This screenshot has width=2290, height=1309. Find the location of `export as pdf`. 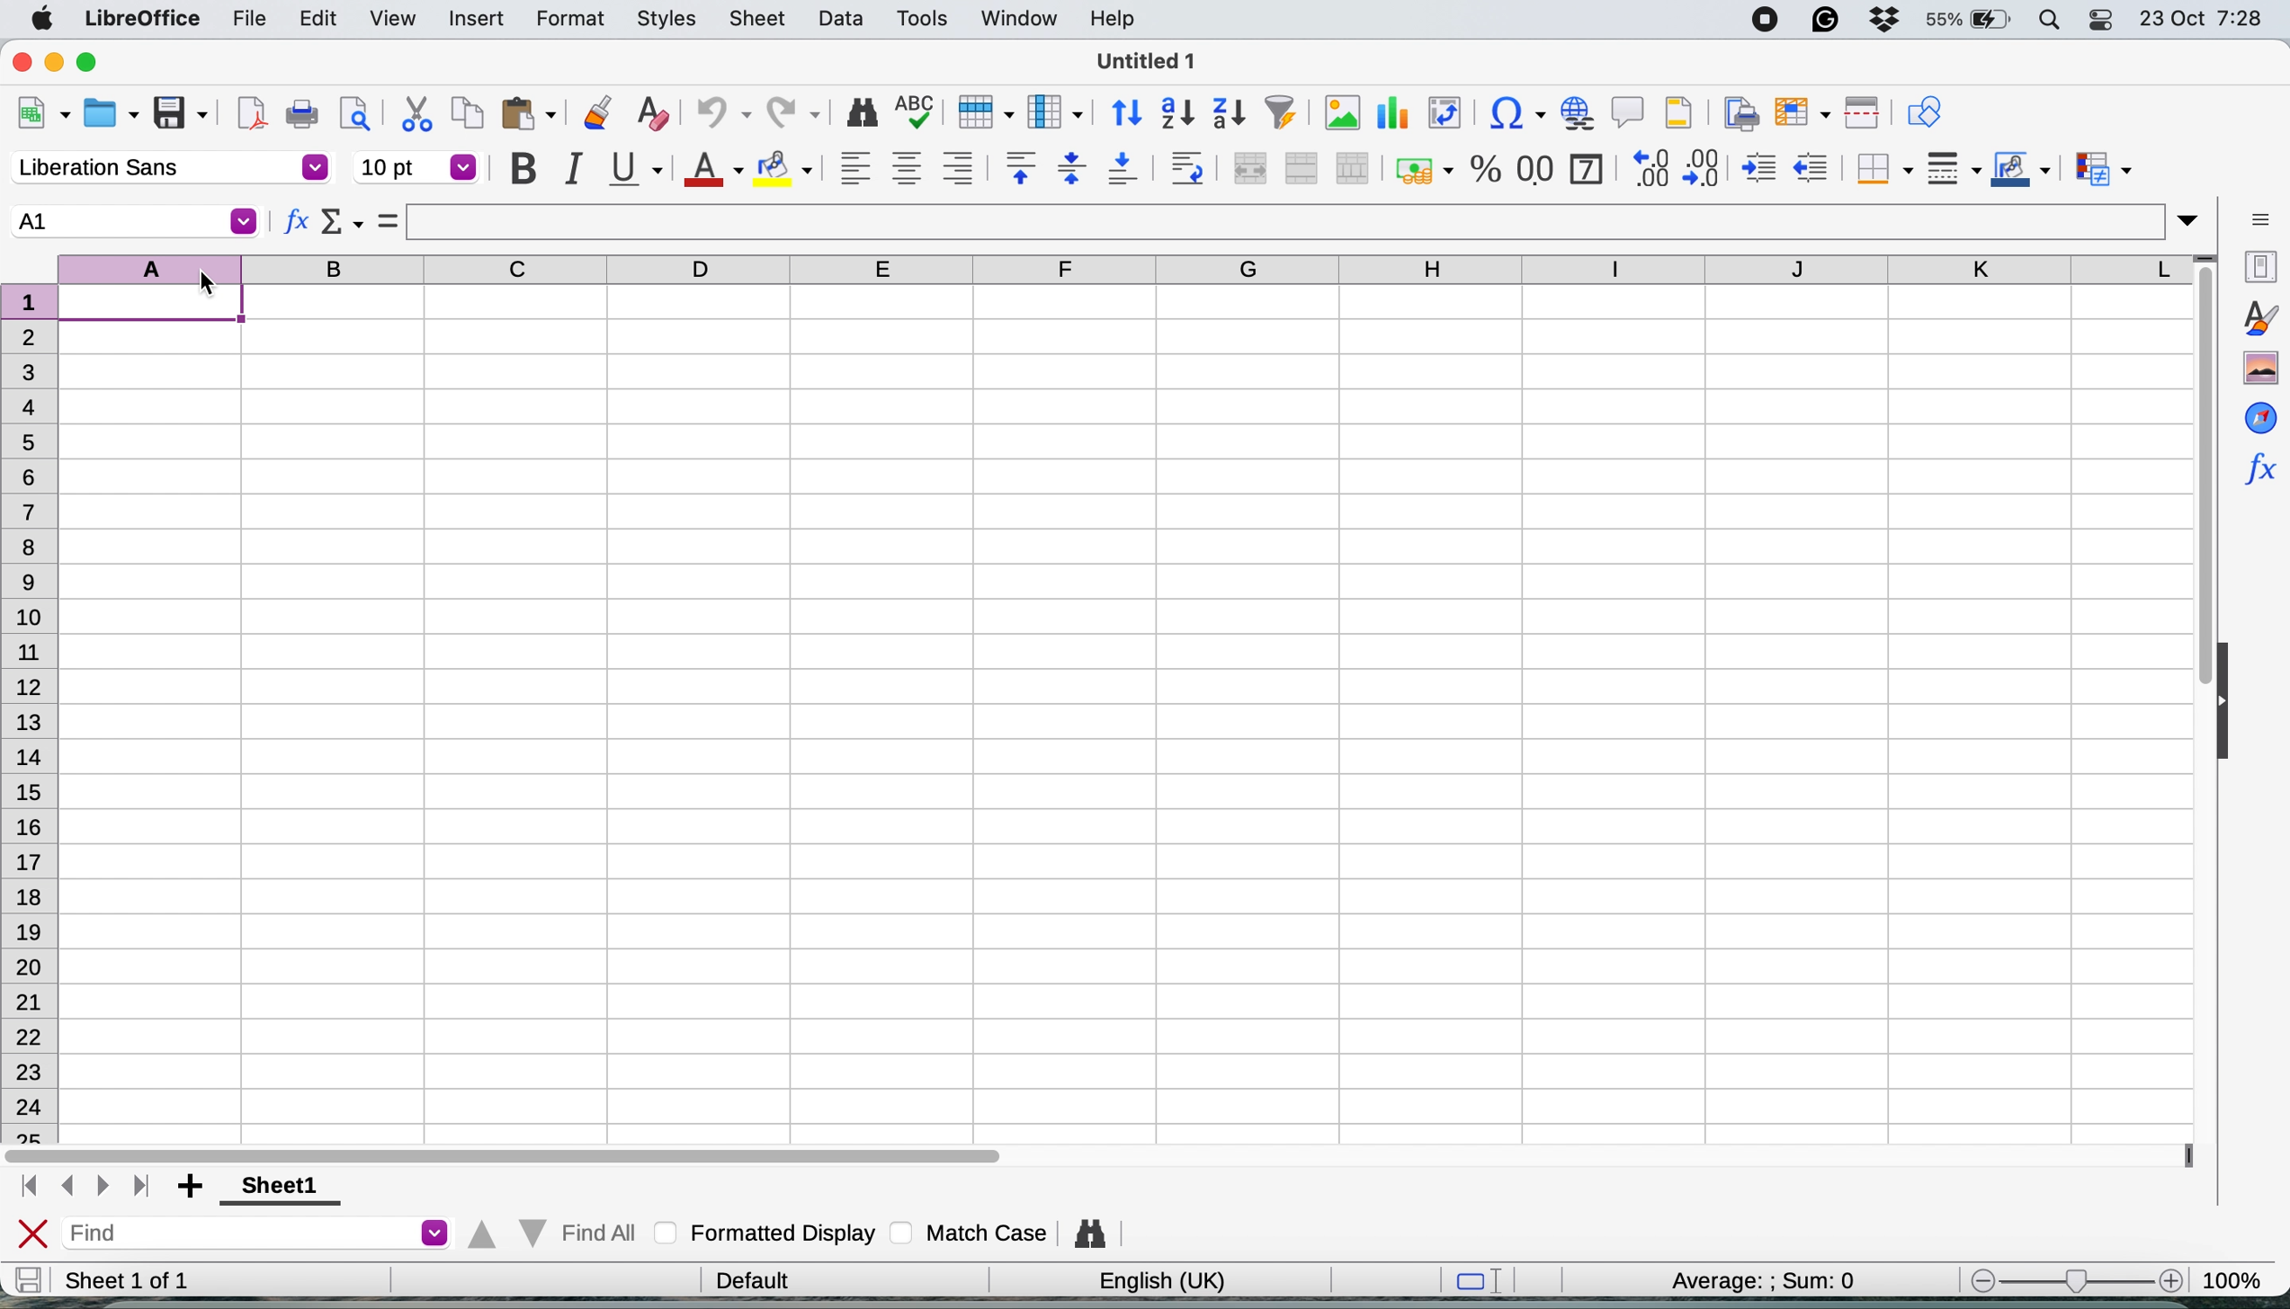

export as pdf is located at coordinates (253, 116).